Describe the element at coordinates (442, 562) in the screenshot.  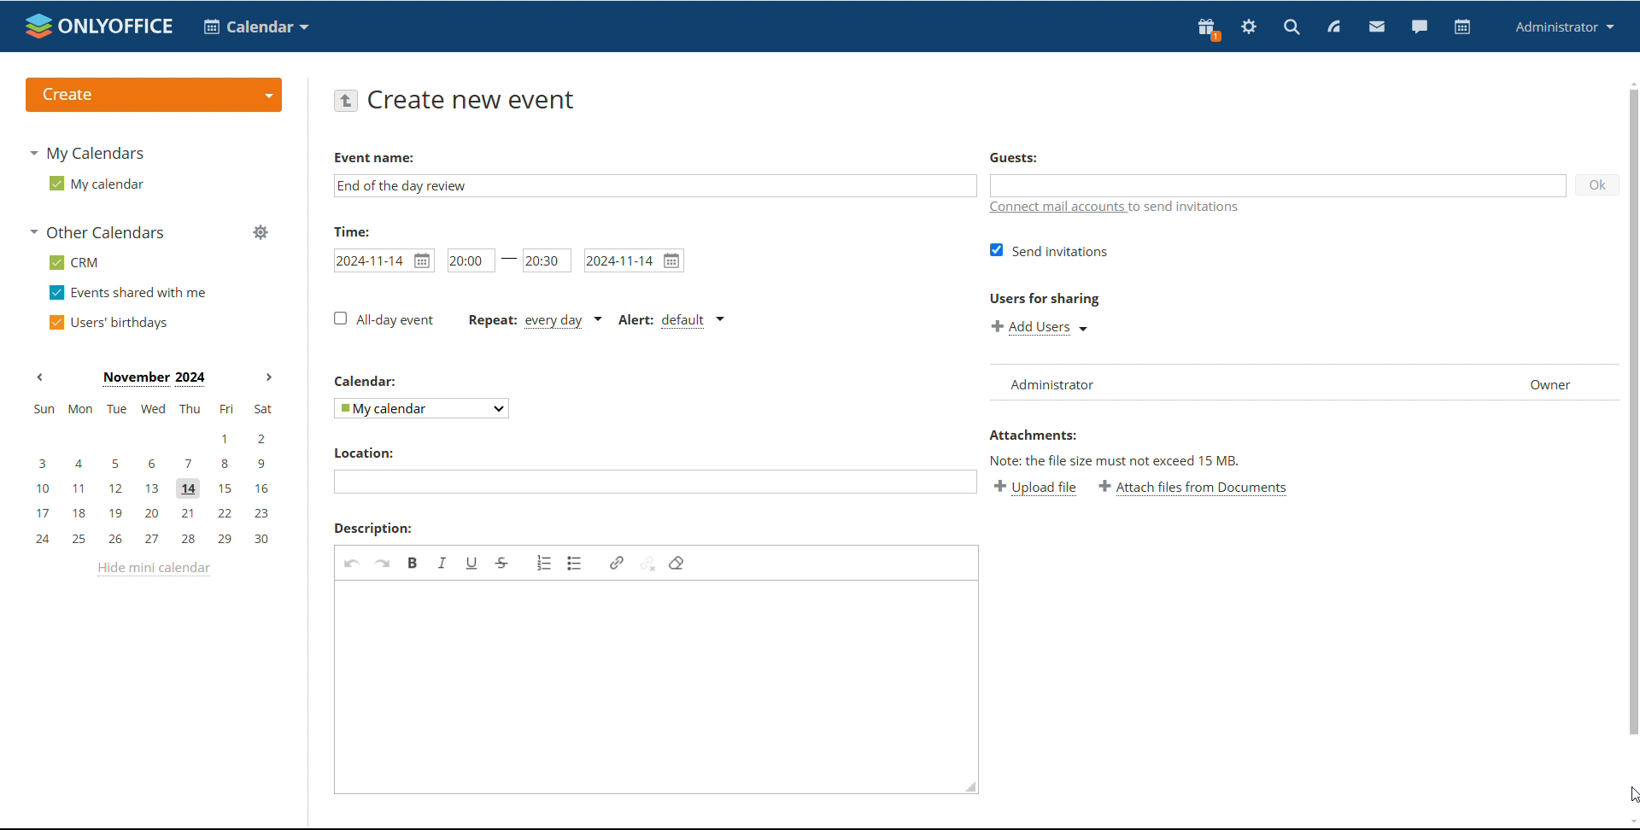
I see `italic` at that location.